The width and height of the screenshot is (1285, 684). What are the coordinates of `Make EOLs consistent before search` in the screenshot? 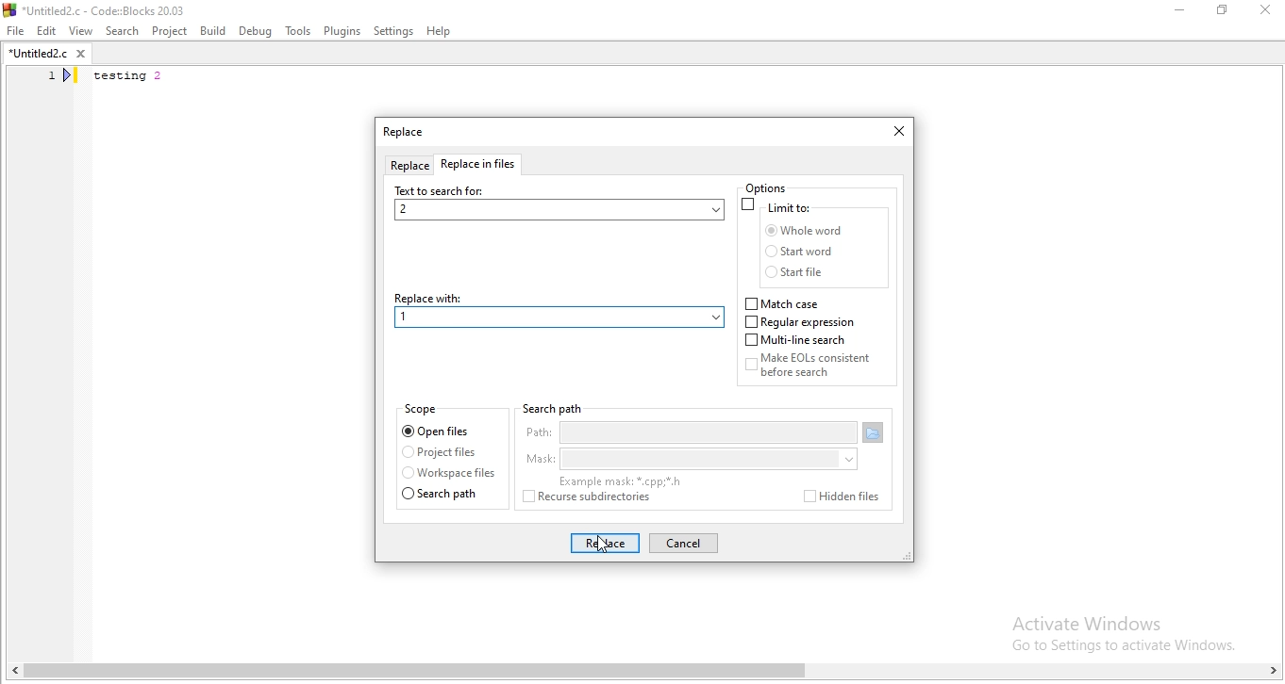 It's located at (821, 369).